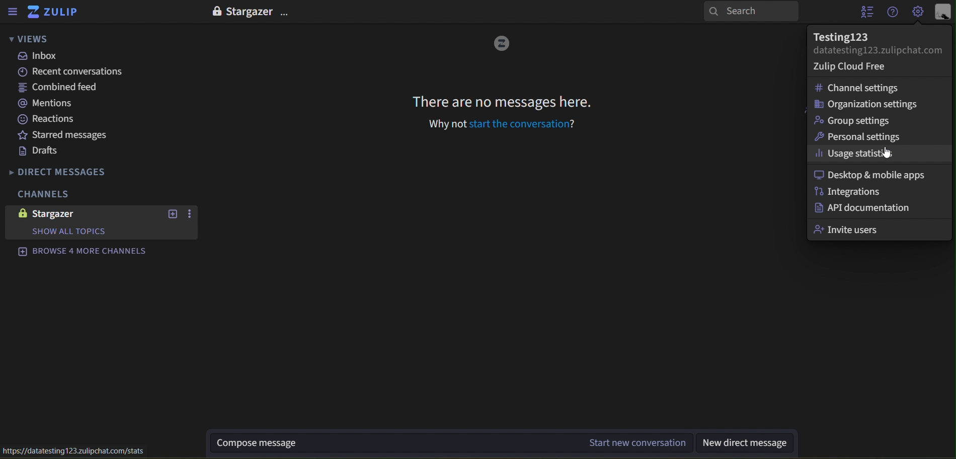 The image size is (956, 459). What do you see at coordinates (52, 120) in the screenshot?
I see `reactions` at bounding box center [52, 120].